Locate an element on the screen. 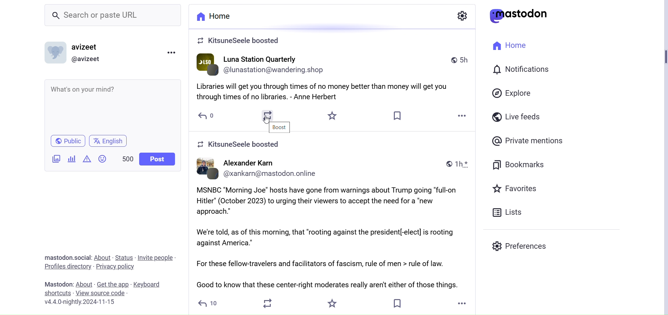 Image resolution: width=668 pixels, height=315 pixels. Boost is located at coordinates (269, 303).